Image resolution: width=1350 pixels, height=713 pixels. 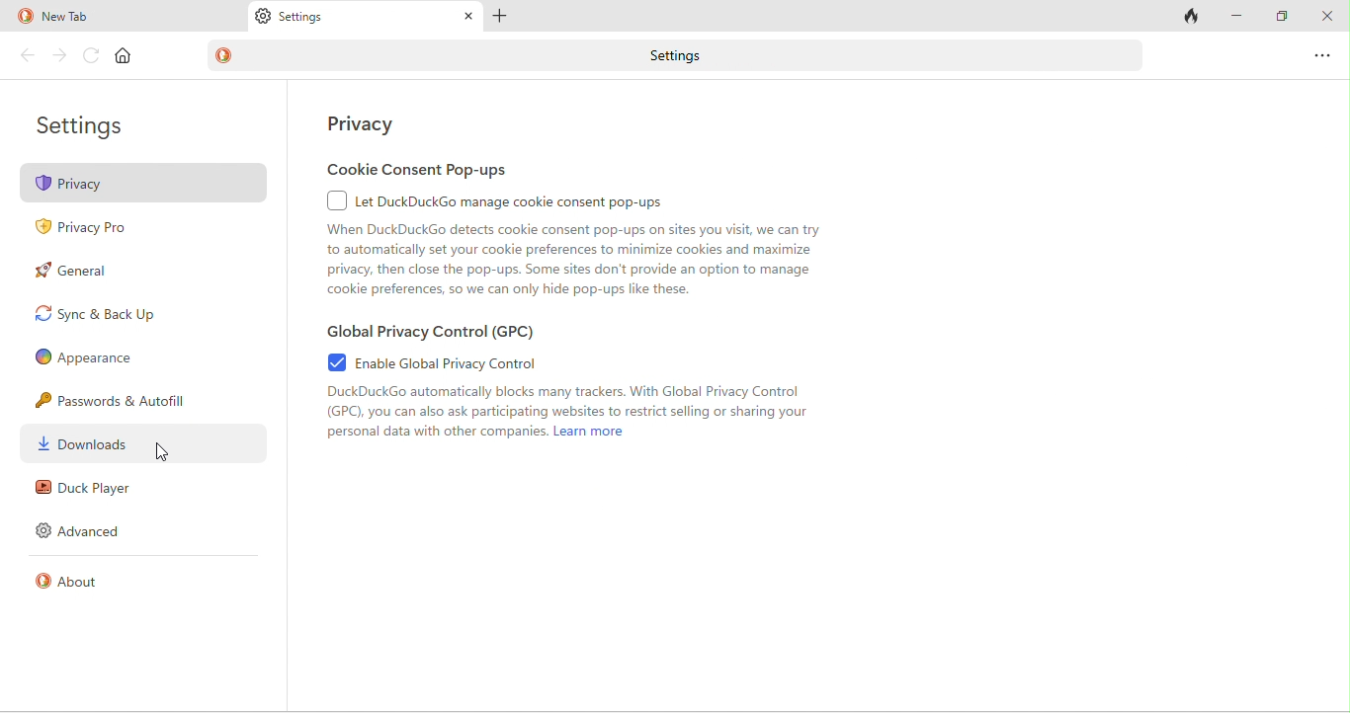 What do you see at coordinates (23, 56) in the screenshot?
I see `back` at bounding box center [23, 56].